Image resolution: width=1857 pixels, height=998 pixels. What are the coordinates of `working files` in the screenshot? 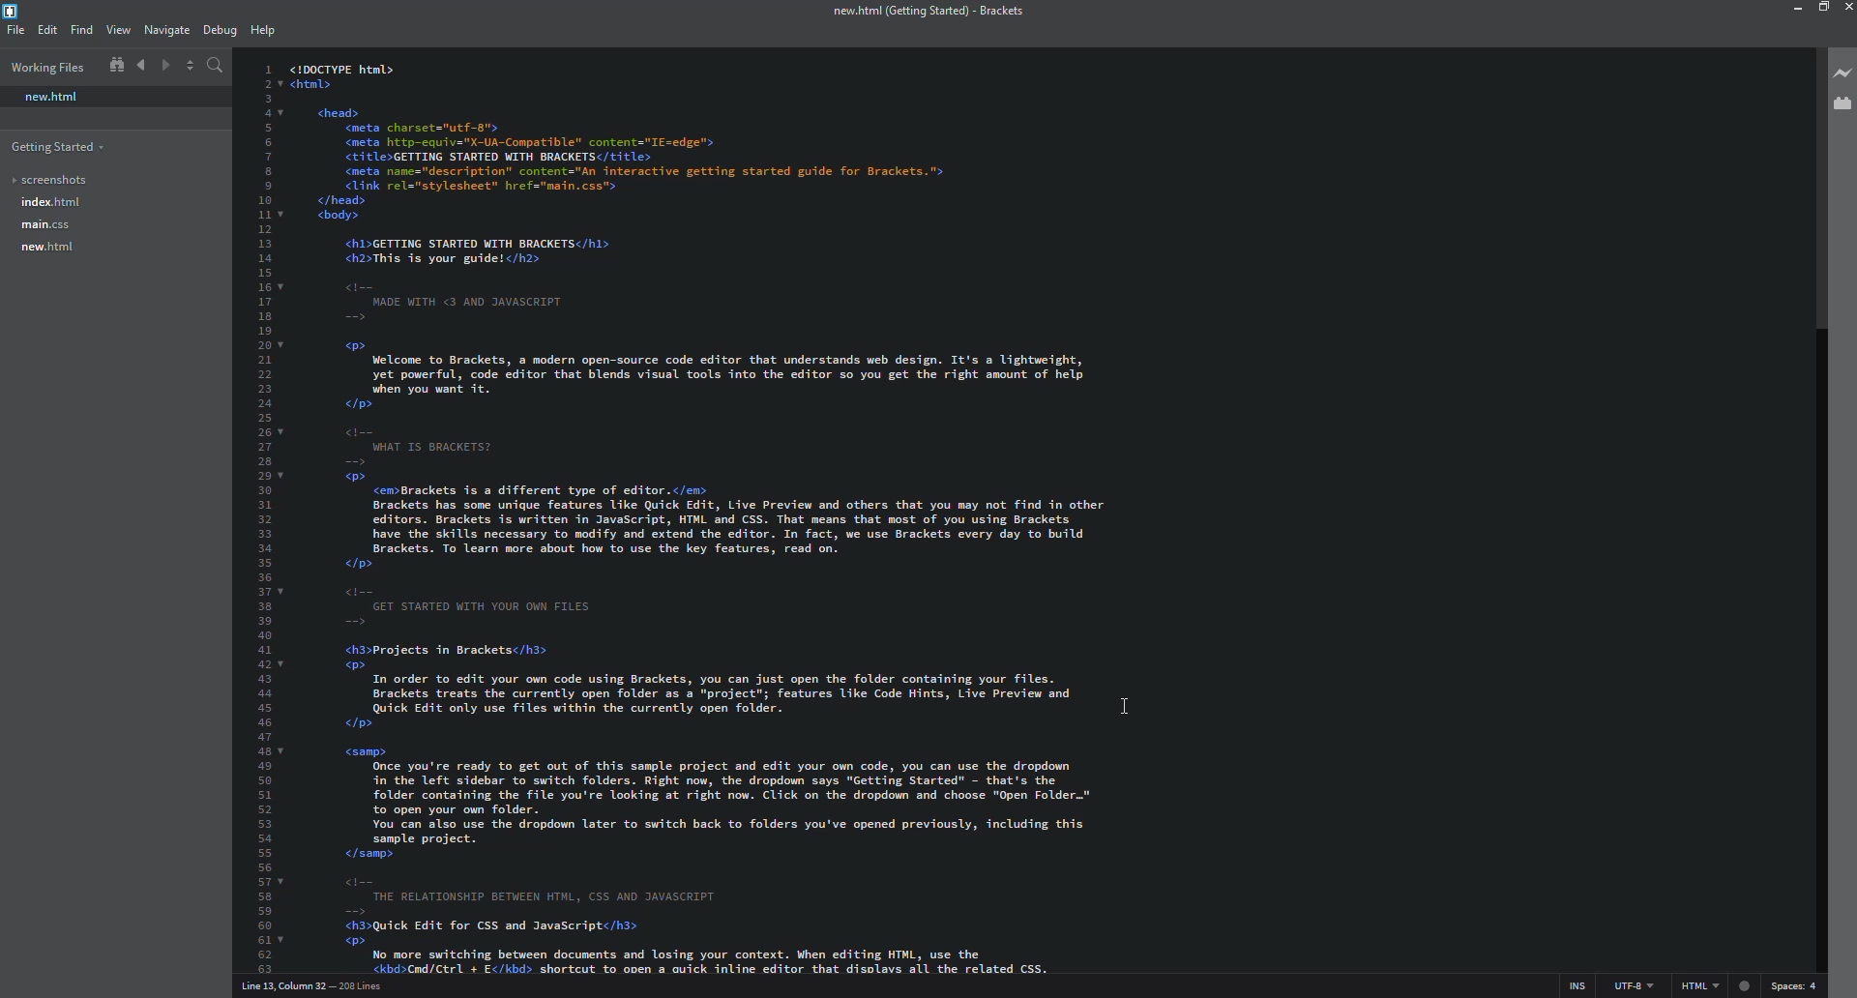 It's located at (50, 67).